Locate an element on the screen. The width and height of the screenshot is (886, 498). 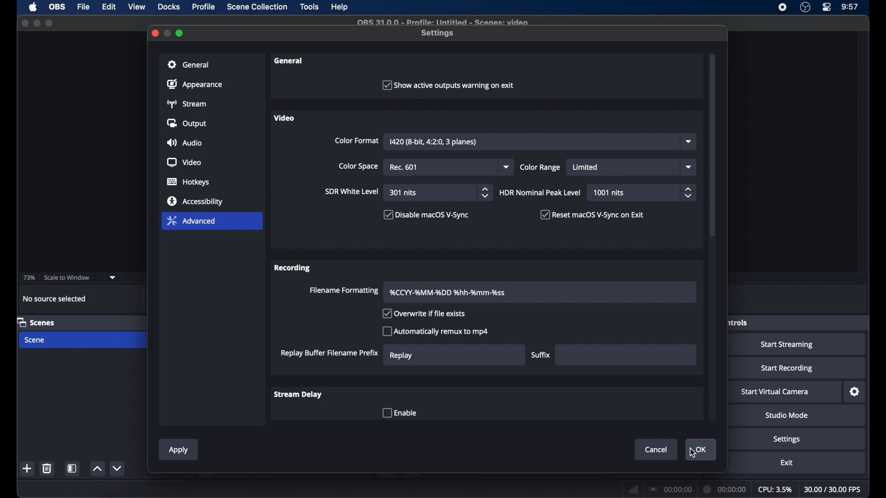
color range is located at coordinates (540, 167).